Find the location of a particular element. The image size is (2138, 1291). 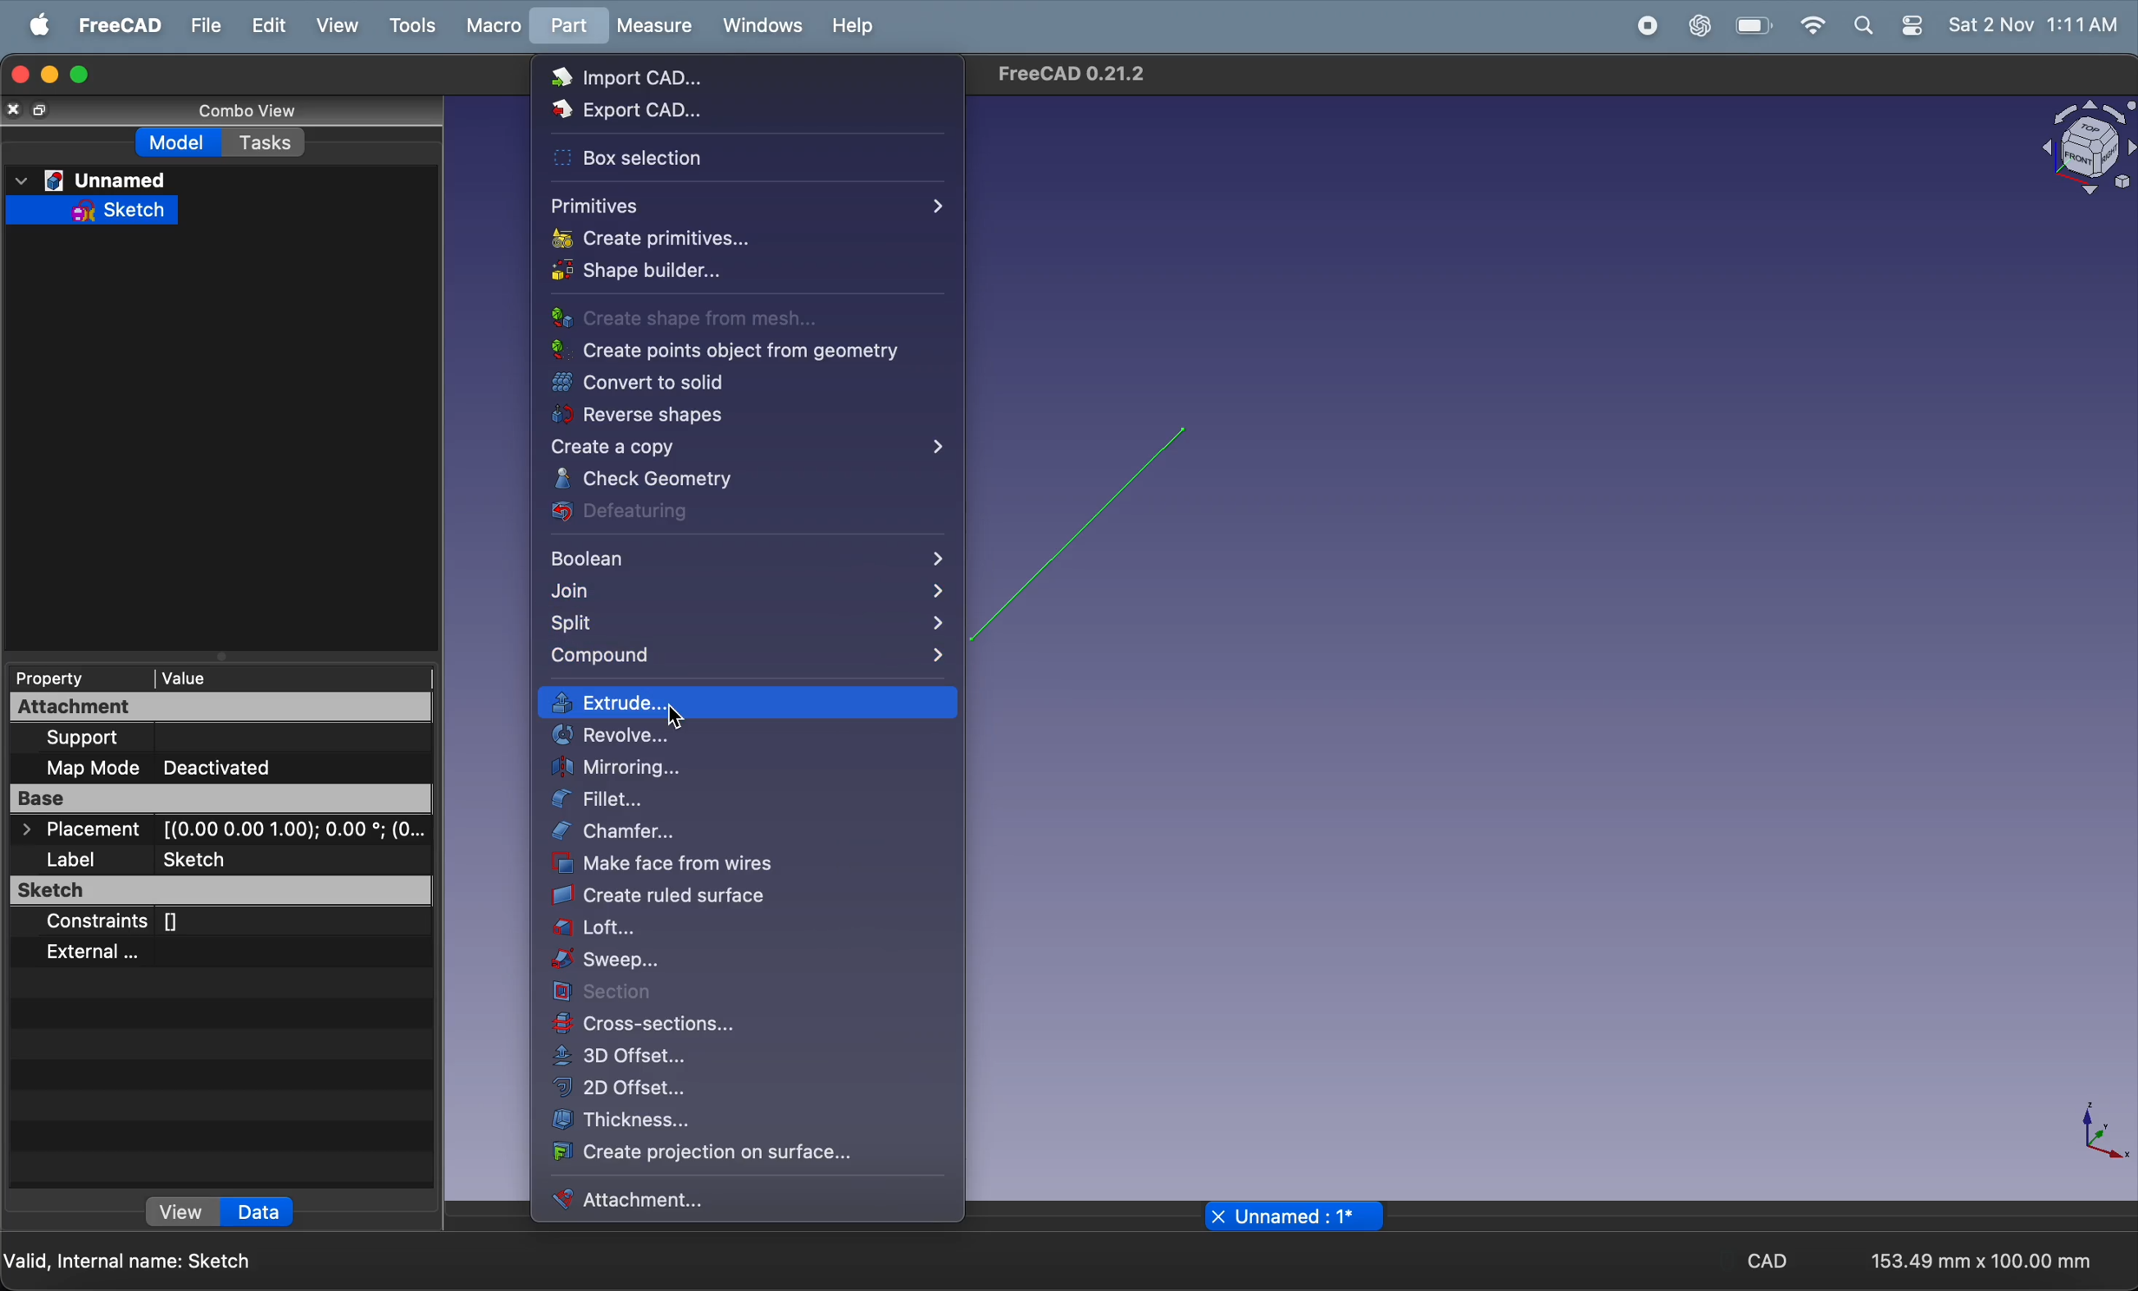

attachment... is located at coordinates (747, 1199).